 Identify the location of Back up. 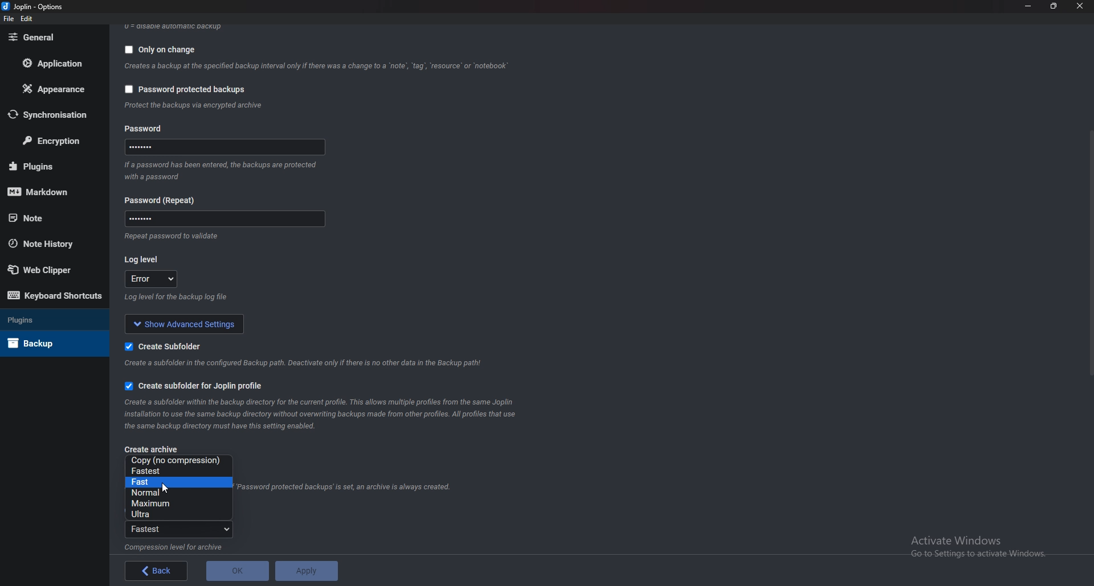
(42, 343).